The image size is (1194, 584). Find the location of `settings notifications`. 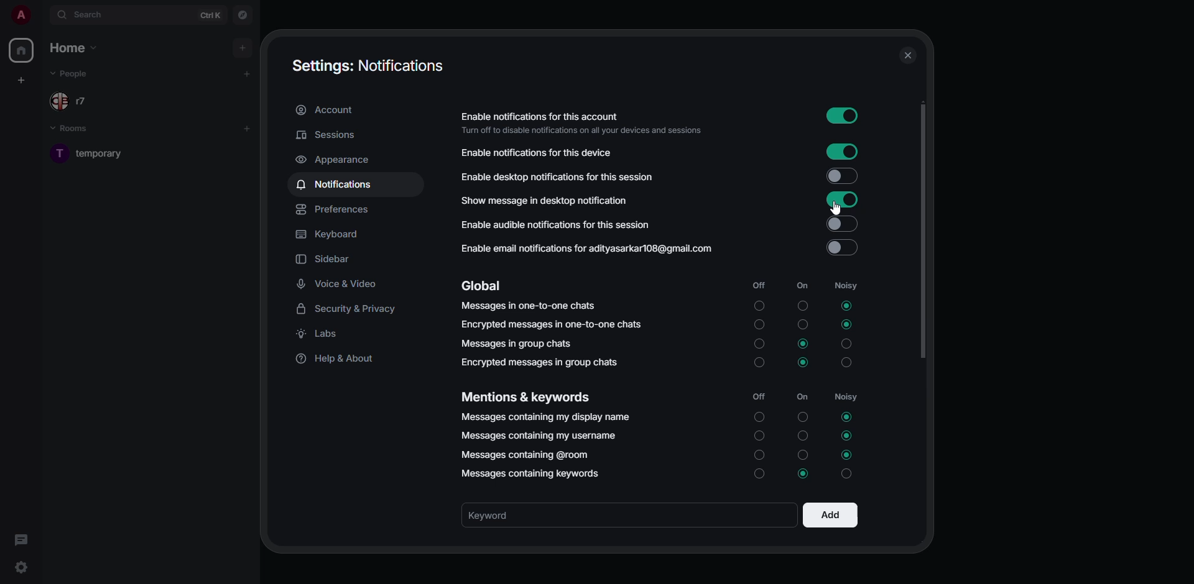

settings notifications is located at coordinates (367, 65).